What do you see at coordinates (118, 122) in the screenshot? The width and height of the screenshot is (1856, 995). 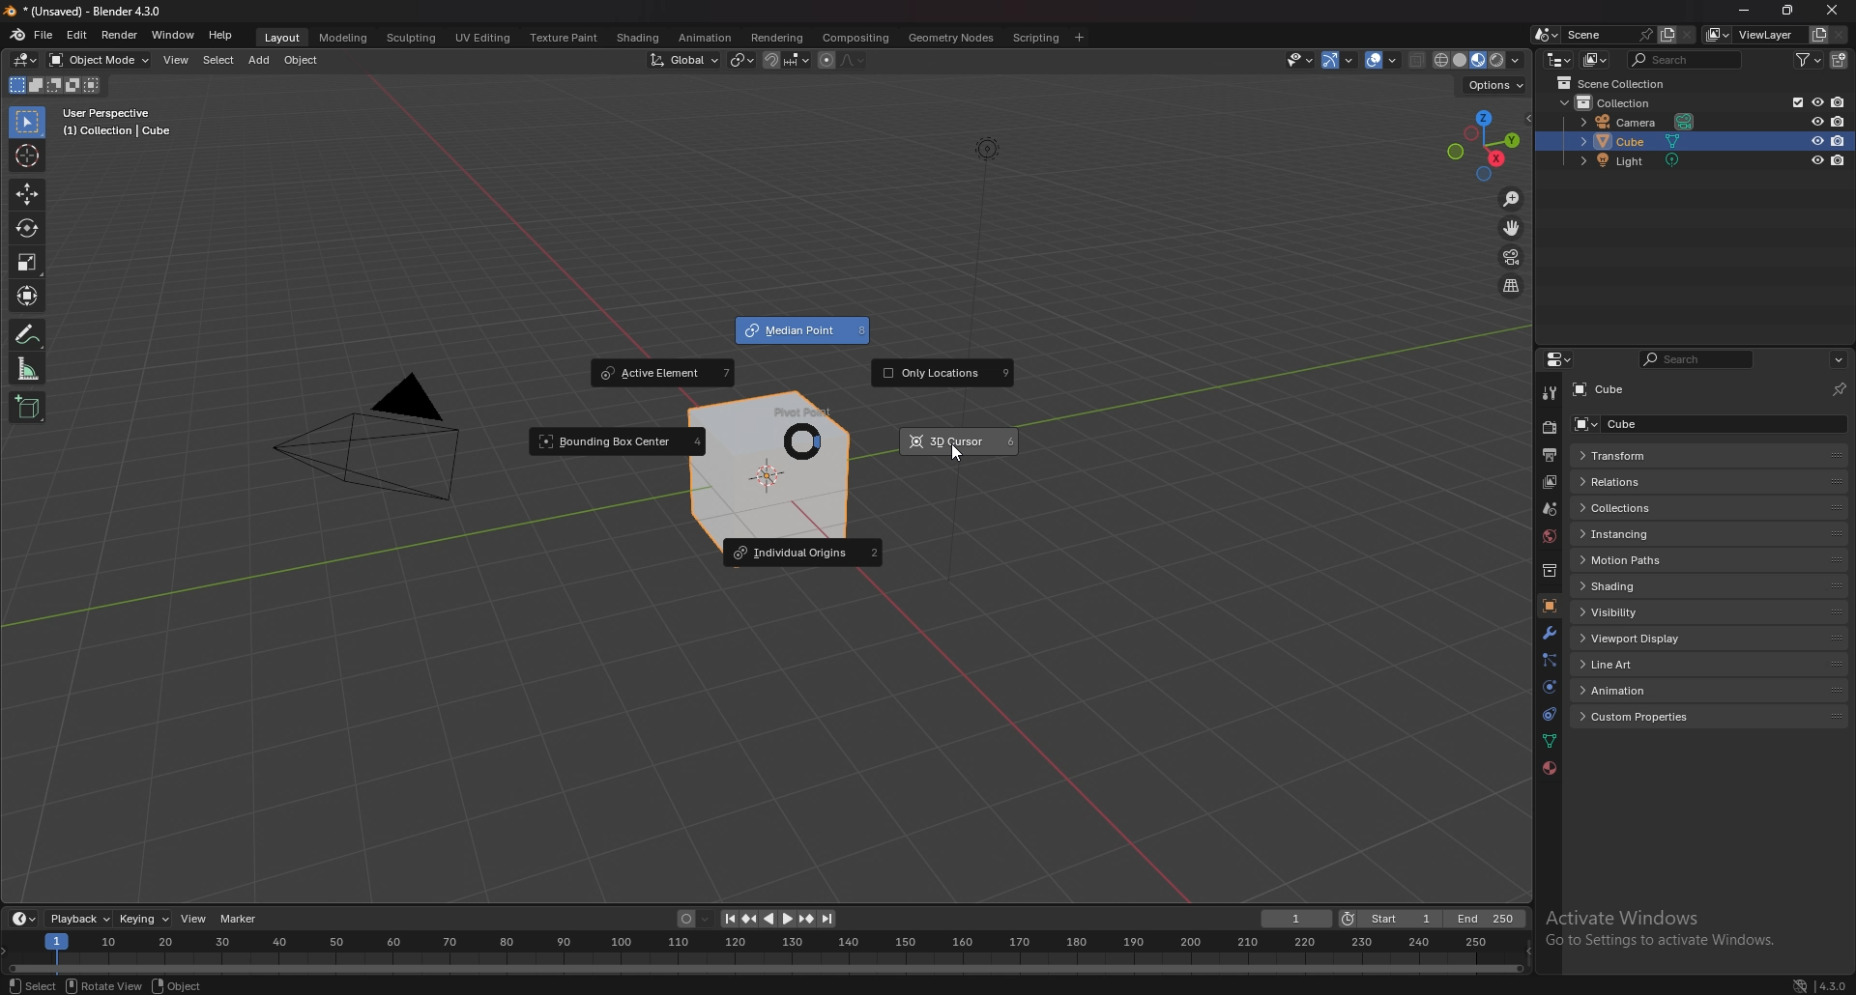 I see `info` at bounding box center [118, 122].